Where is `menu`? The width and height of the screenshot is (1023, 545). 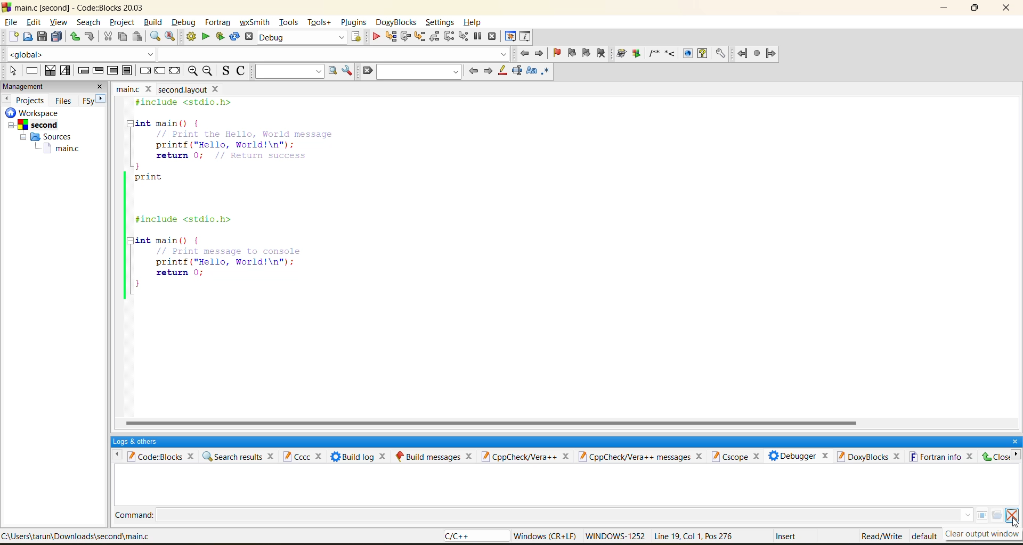
menu is located at coordinates (991, 516).